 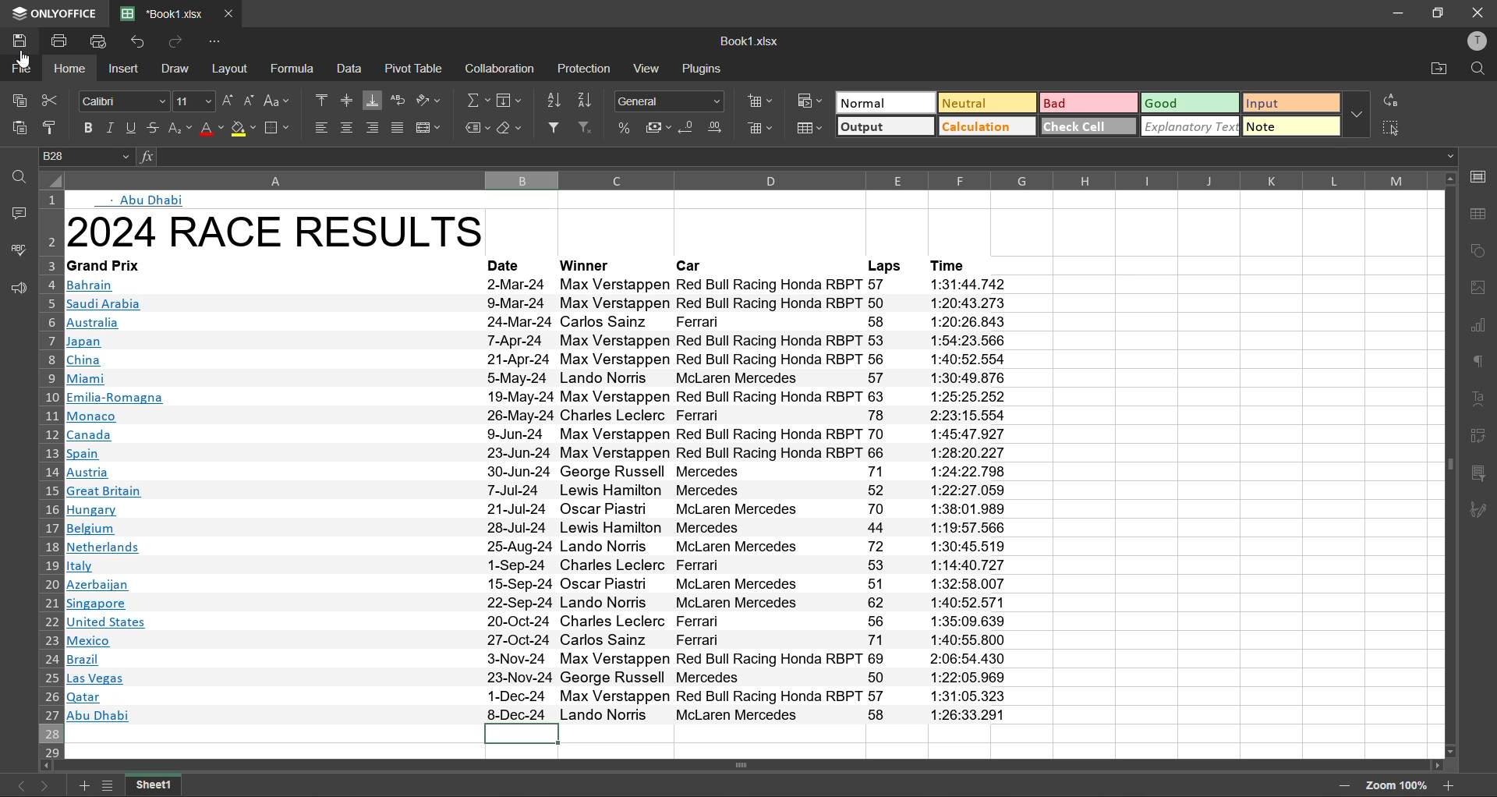 I want to click on align center, so click(x=348, y=128).